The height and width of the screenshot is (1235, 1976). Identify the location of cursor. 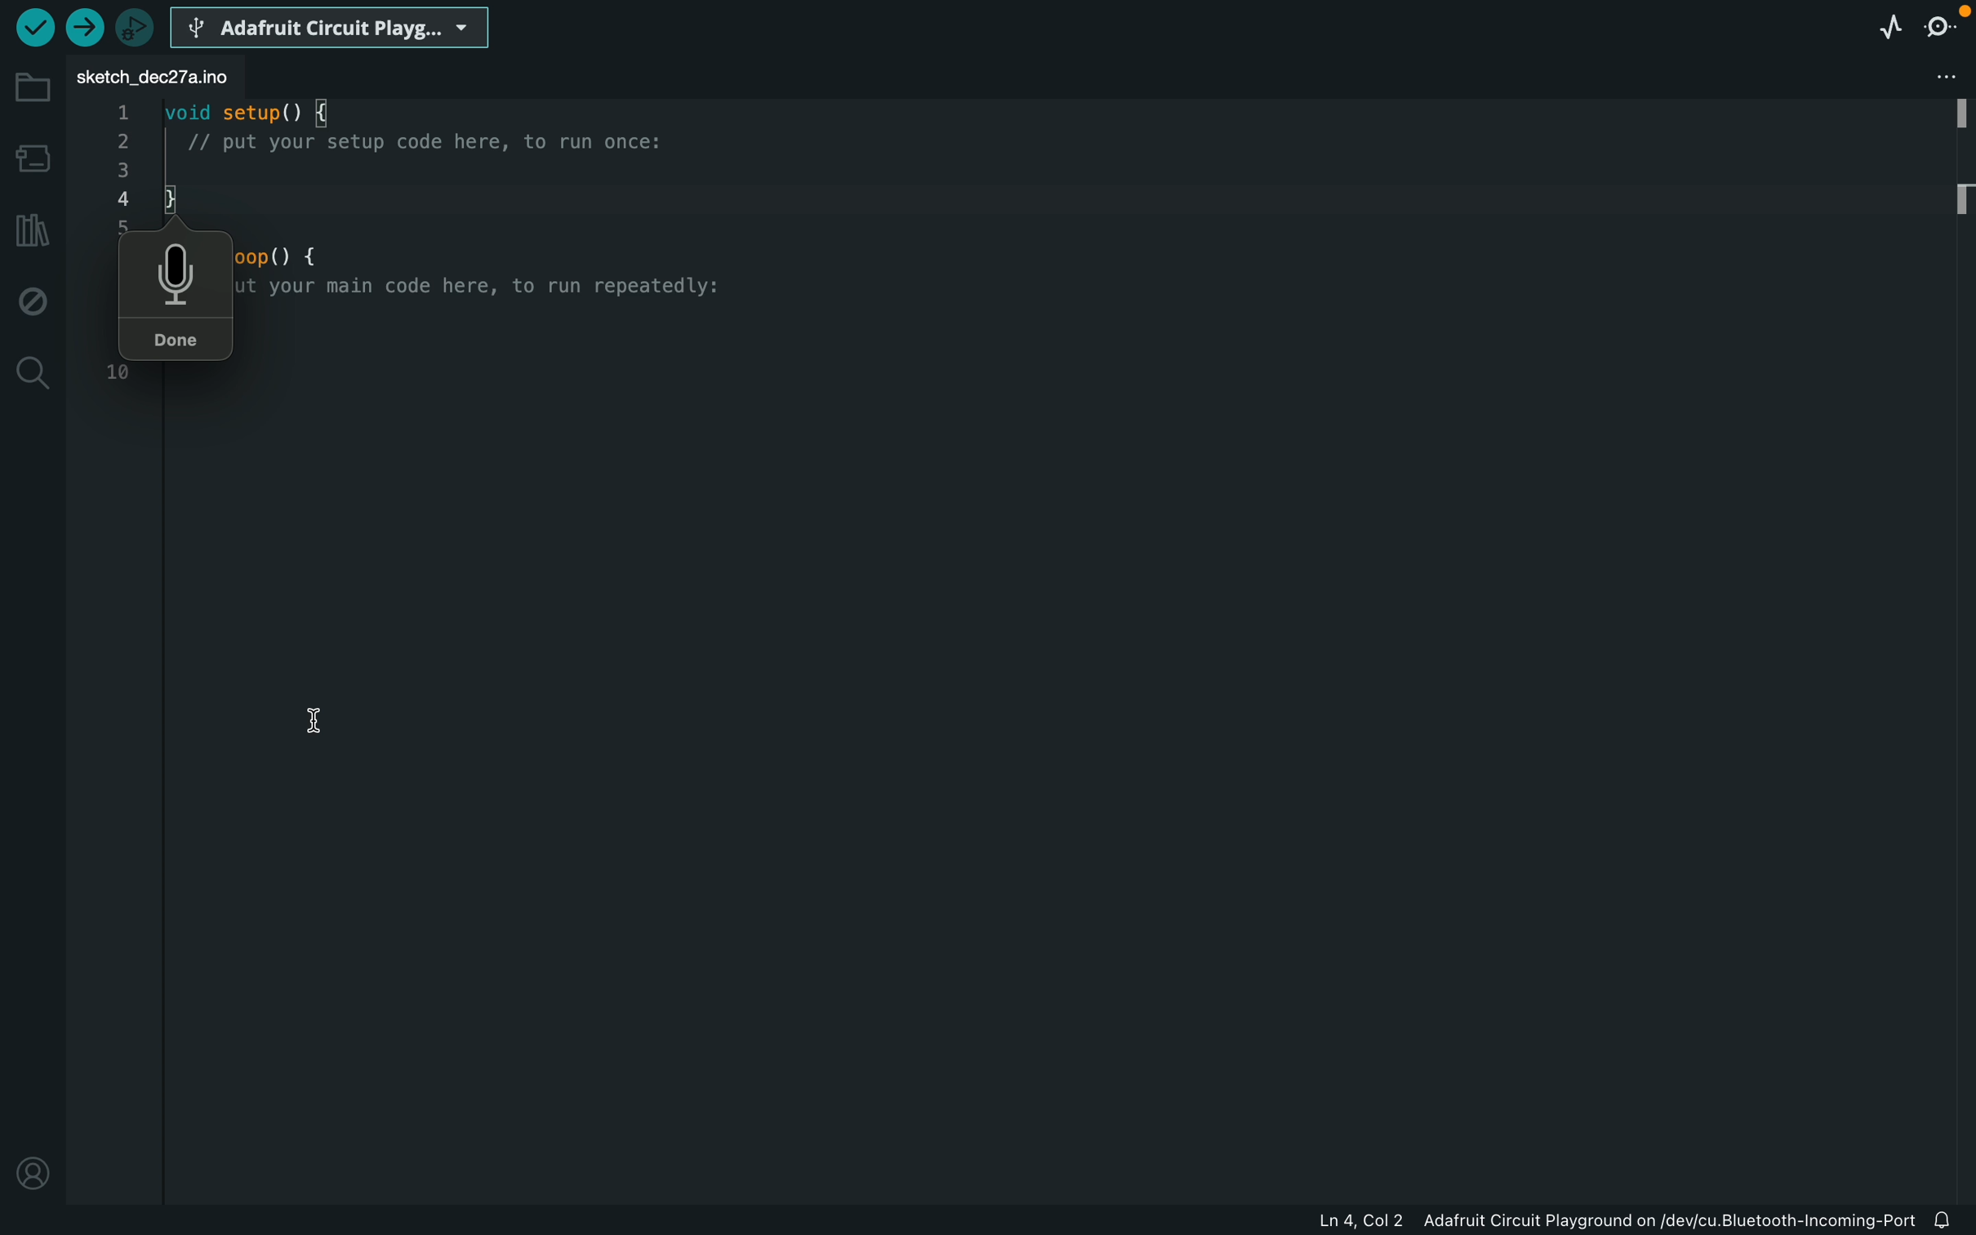
(315, 719).